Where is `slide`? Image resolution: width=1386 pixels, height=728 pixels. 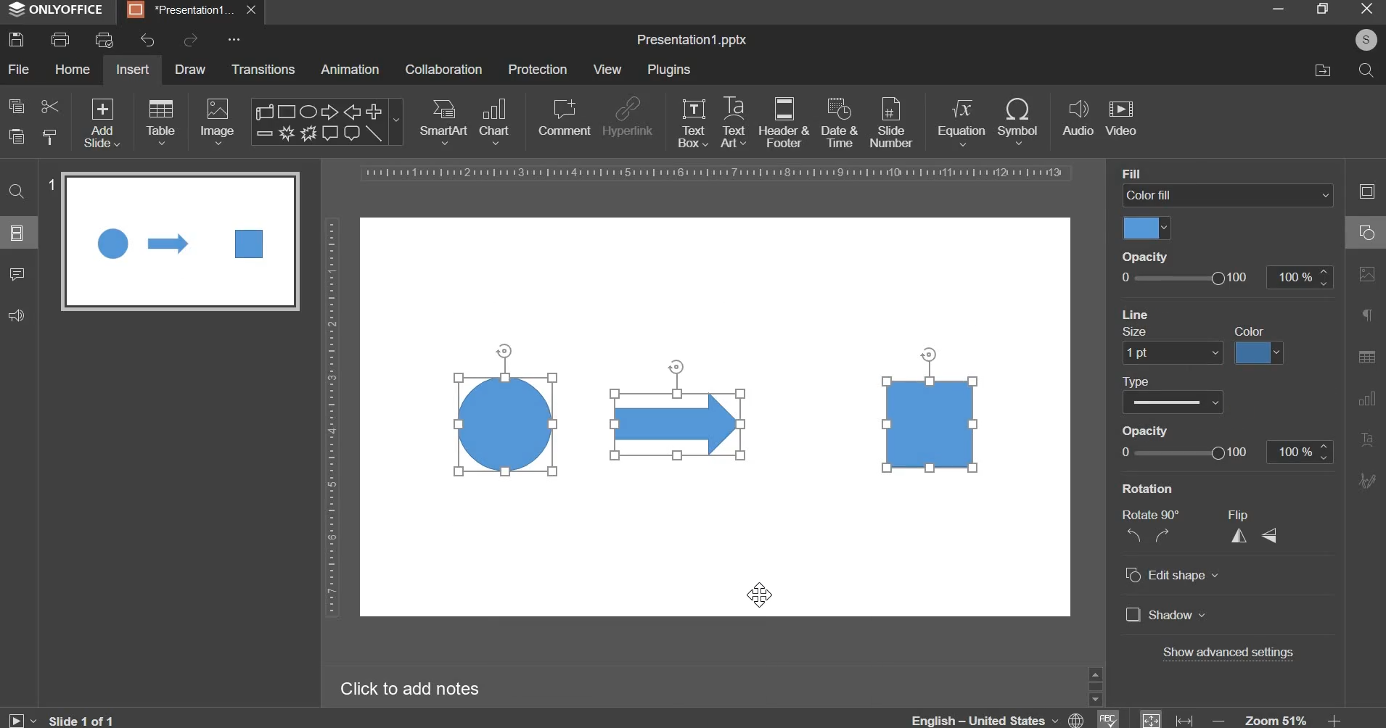 slide is located at coordinates (17, 232).